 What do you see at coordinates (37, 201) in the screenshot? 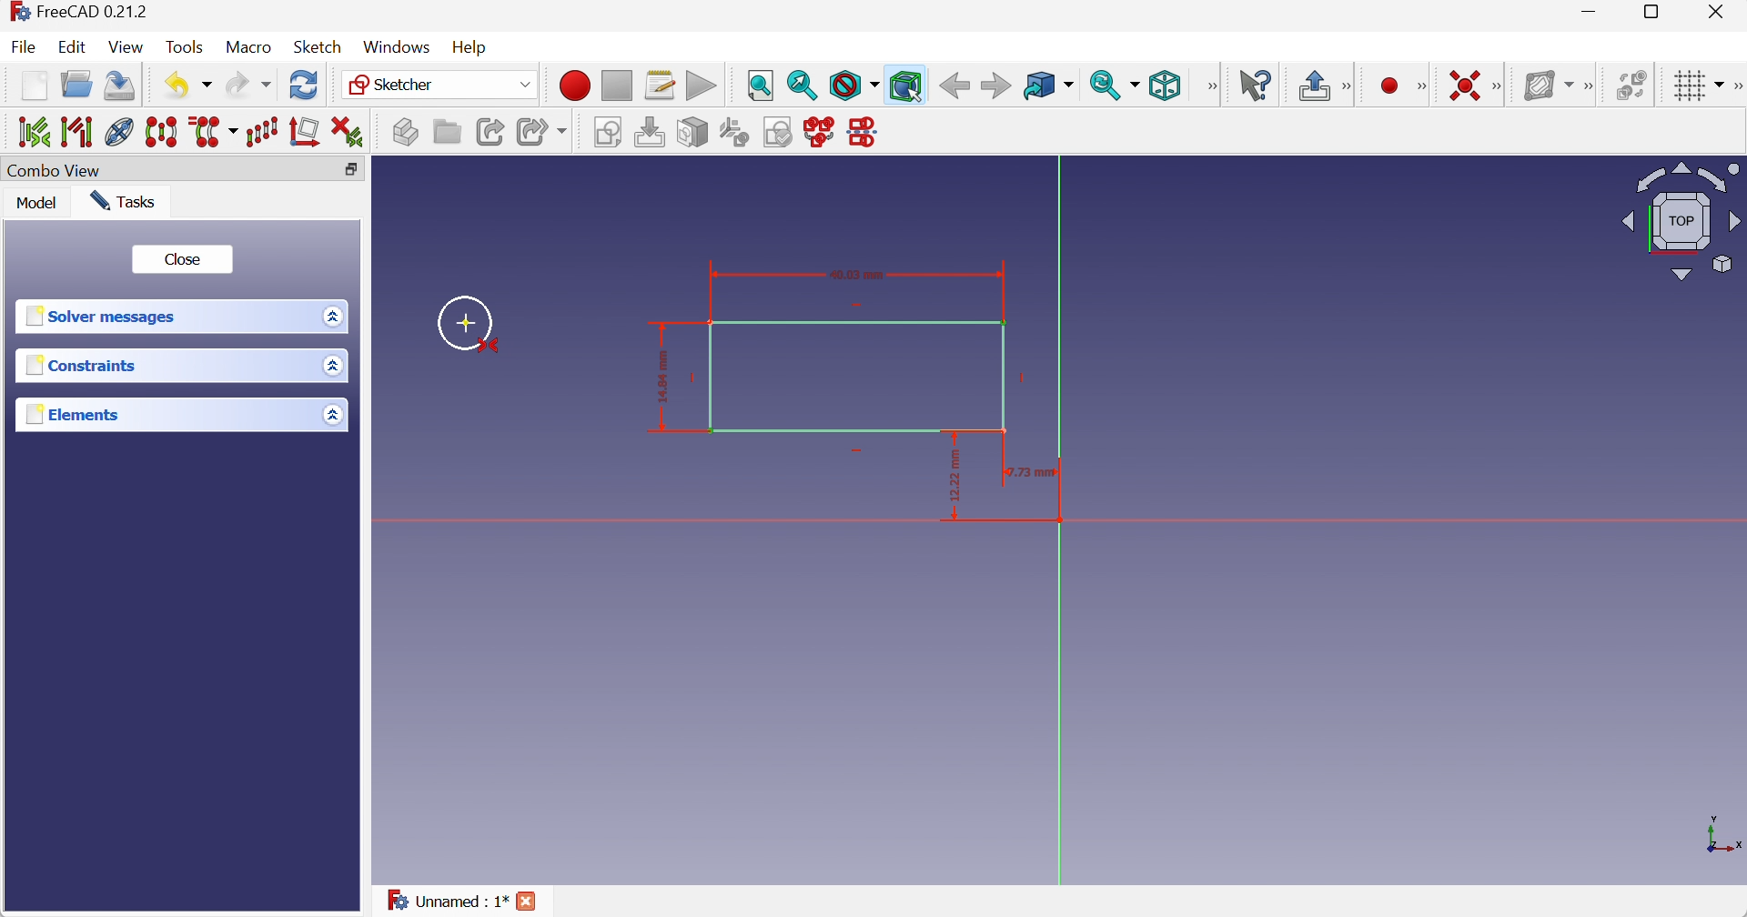
I see `Model` at bounding box center [37, 201].